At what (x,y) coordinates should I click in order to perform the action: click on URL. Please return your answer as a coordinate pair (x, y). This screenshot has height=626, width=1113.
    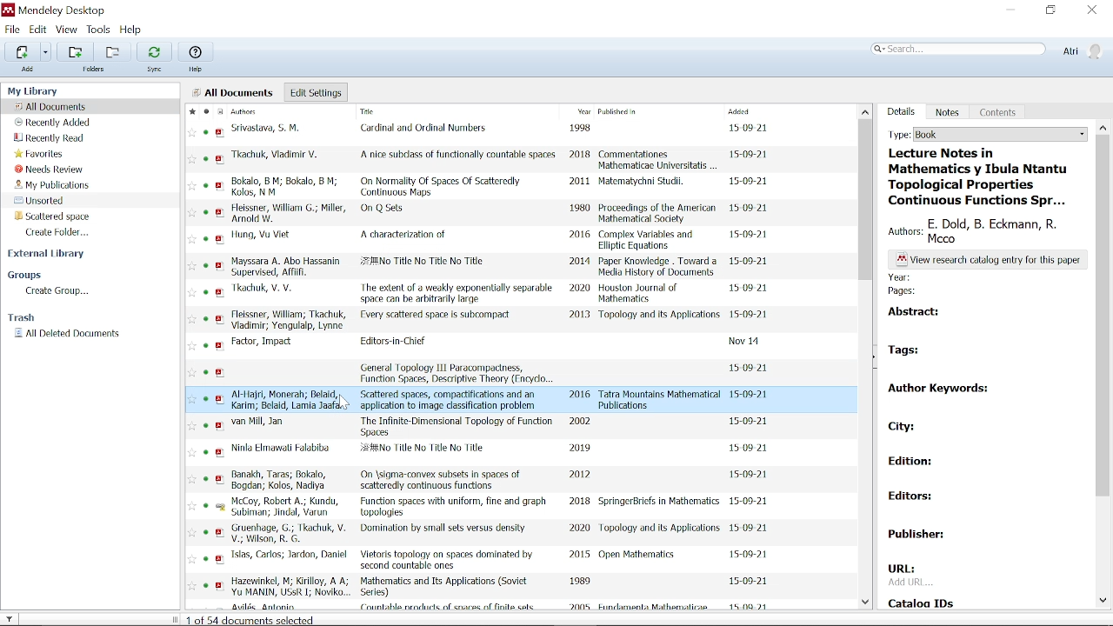
    Looking at the image, I should click on (908, 575).